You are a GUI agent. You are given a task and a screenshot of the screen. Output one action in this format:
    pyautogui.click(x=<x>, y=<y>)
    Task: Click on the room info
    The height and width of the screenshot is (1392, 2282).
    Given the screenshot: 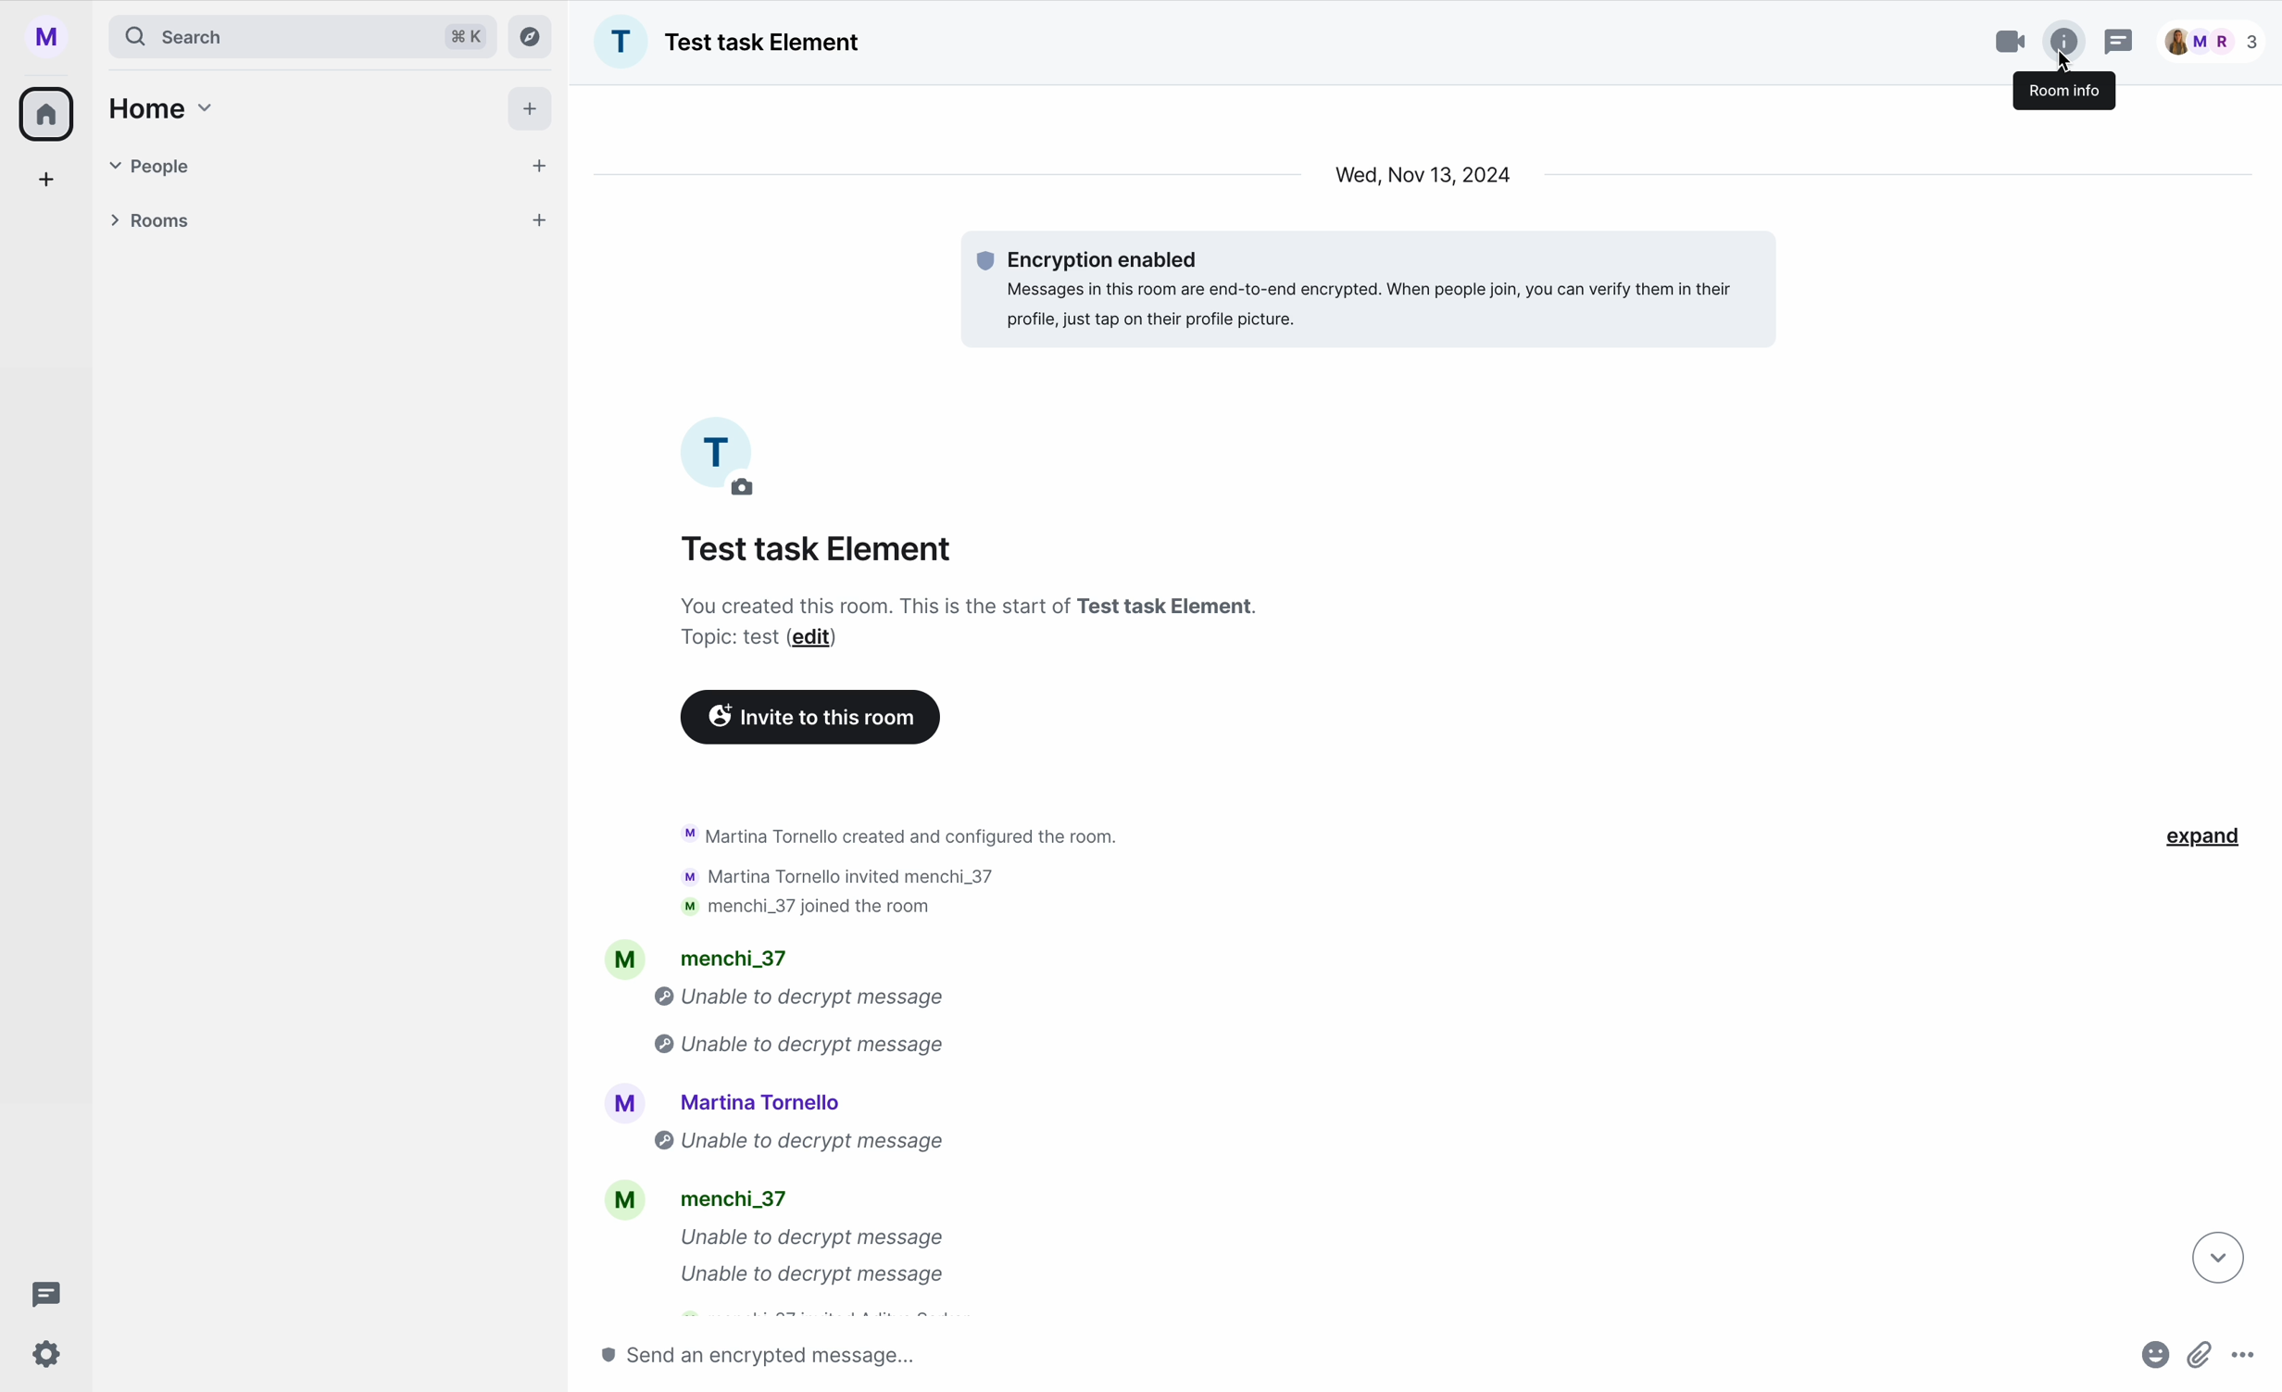 What is the action you would take?
    pyautogui.click(x=2063, y=93)
    